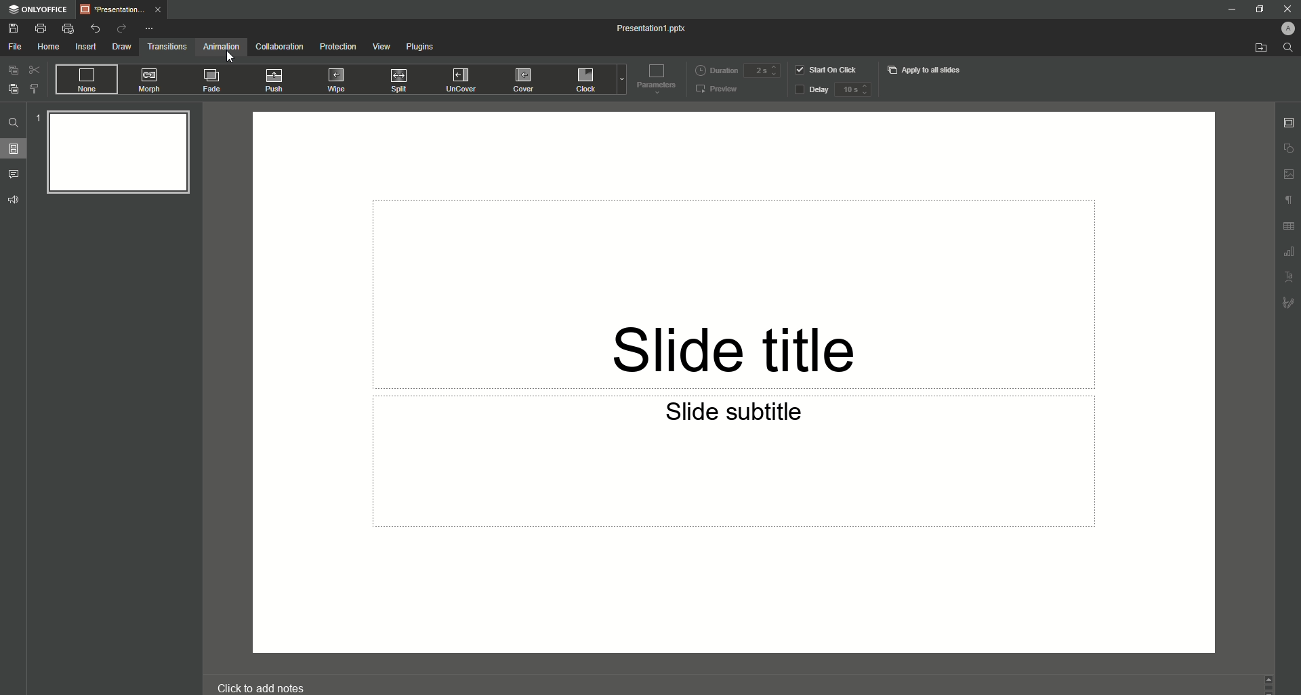  I want to click on Slide Settings, so click(1289, 121).